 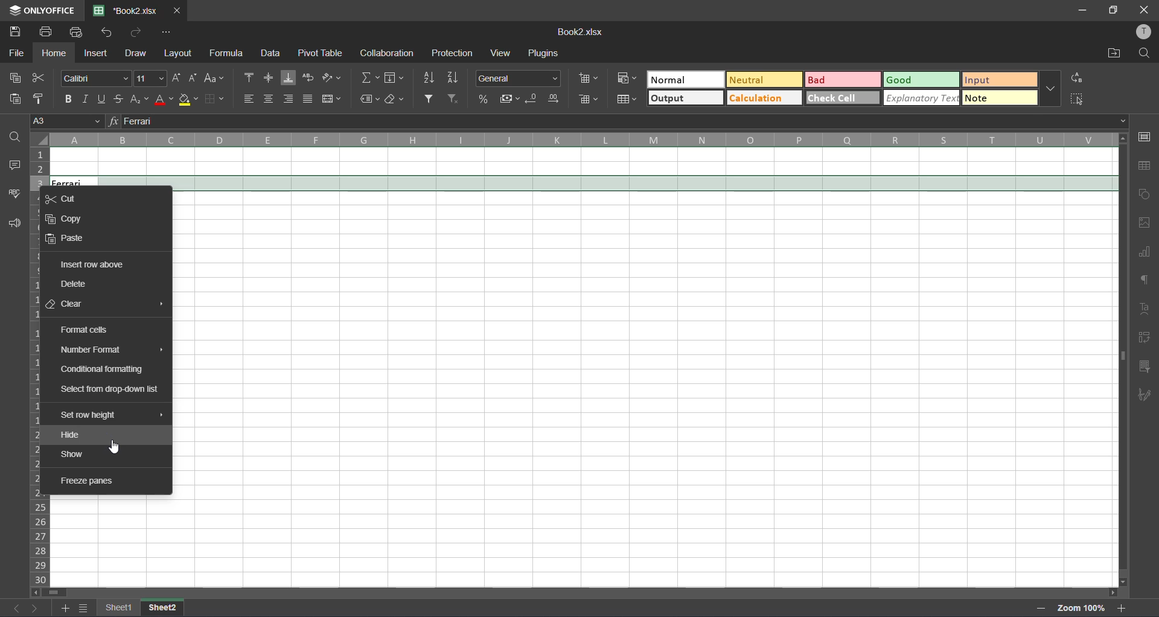 I want to click on open location, so click(x=1110, y=53).